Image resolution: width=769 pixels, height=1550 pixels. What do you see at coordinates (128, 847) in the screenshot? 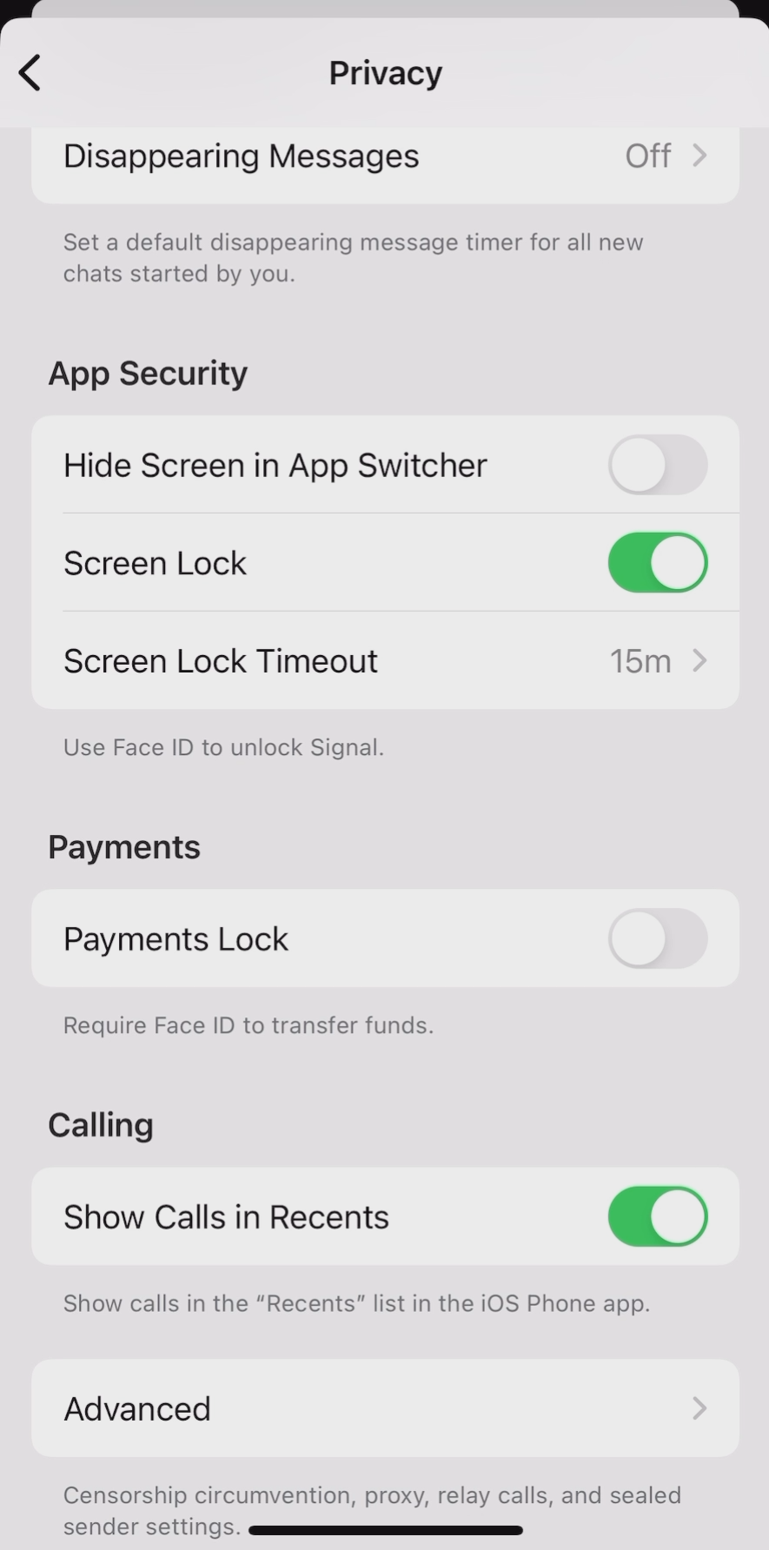
I see `Payments` at bounding box center [128, 847].